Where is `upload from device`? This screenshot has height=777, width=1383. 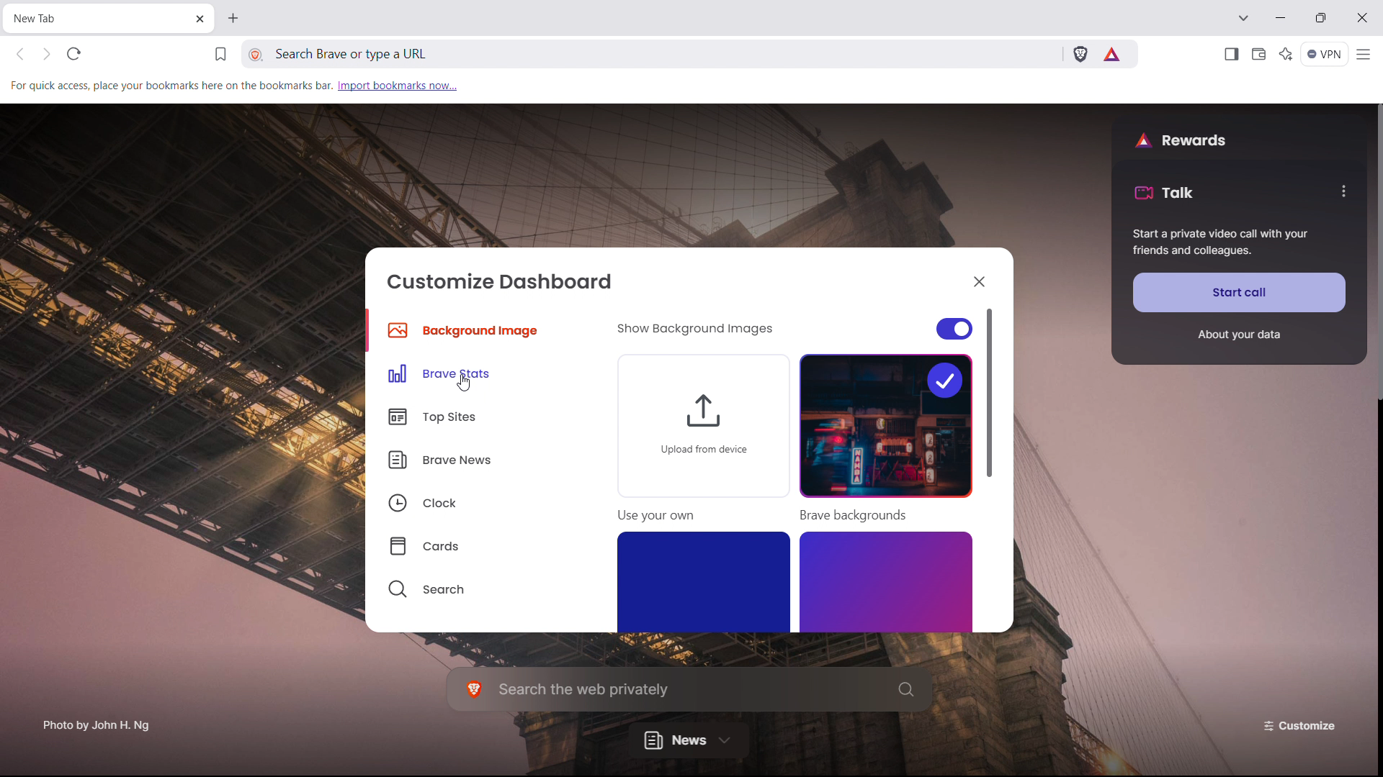 upload from device is located at coordinates (704, 425).